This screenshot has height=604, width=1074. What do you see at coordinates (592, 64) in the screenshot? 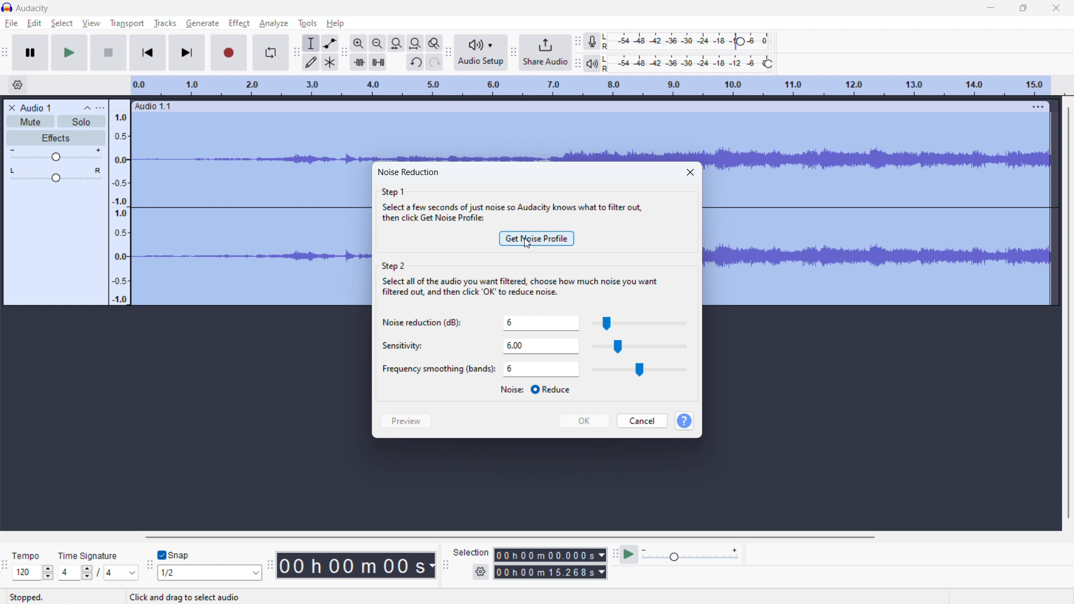
I see `playback meter` at bounding box center [592, 64].